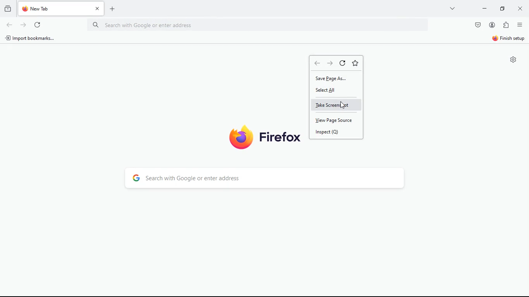 The image size is (529, 297). Describe the element at coordinates (344, 63) in the screenshot. I see `refresh` at that location.